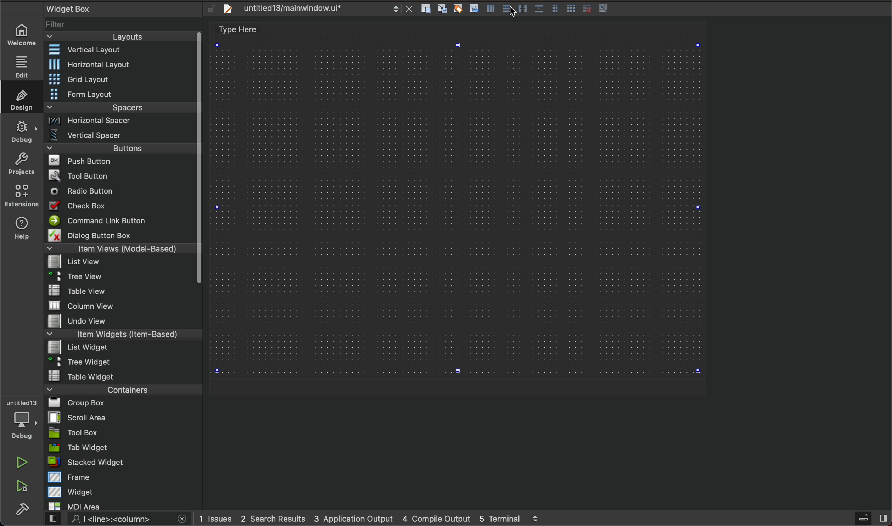 This screenshot has width=892, height=526. What do you see at coordinates (120, 108) in the screenshot?
I see `spacers` at bounding box center [120, 108].